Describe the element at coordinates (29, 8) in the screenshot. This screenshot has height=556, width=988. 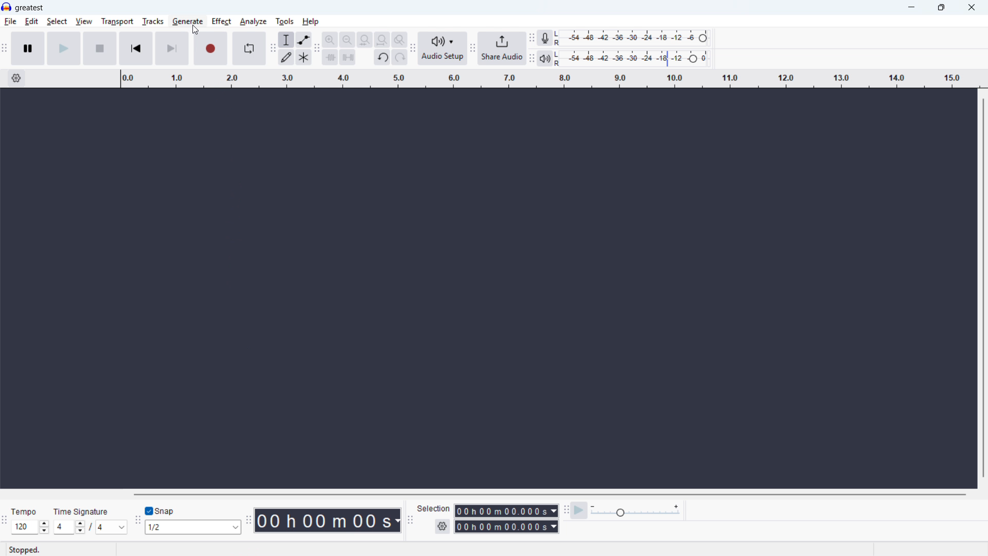
I see `greatest` at that location.